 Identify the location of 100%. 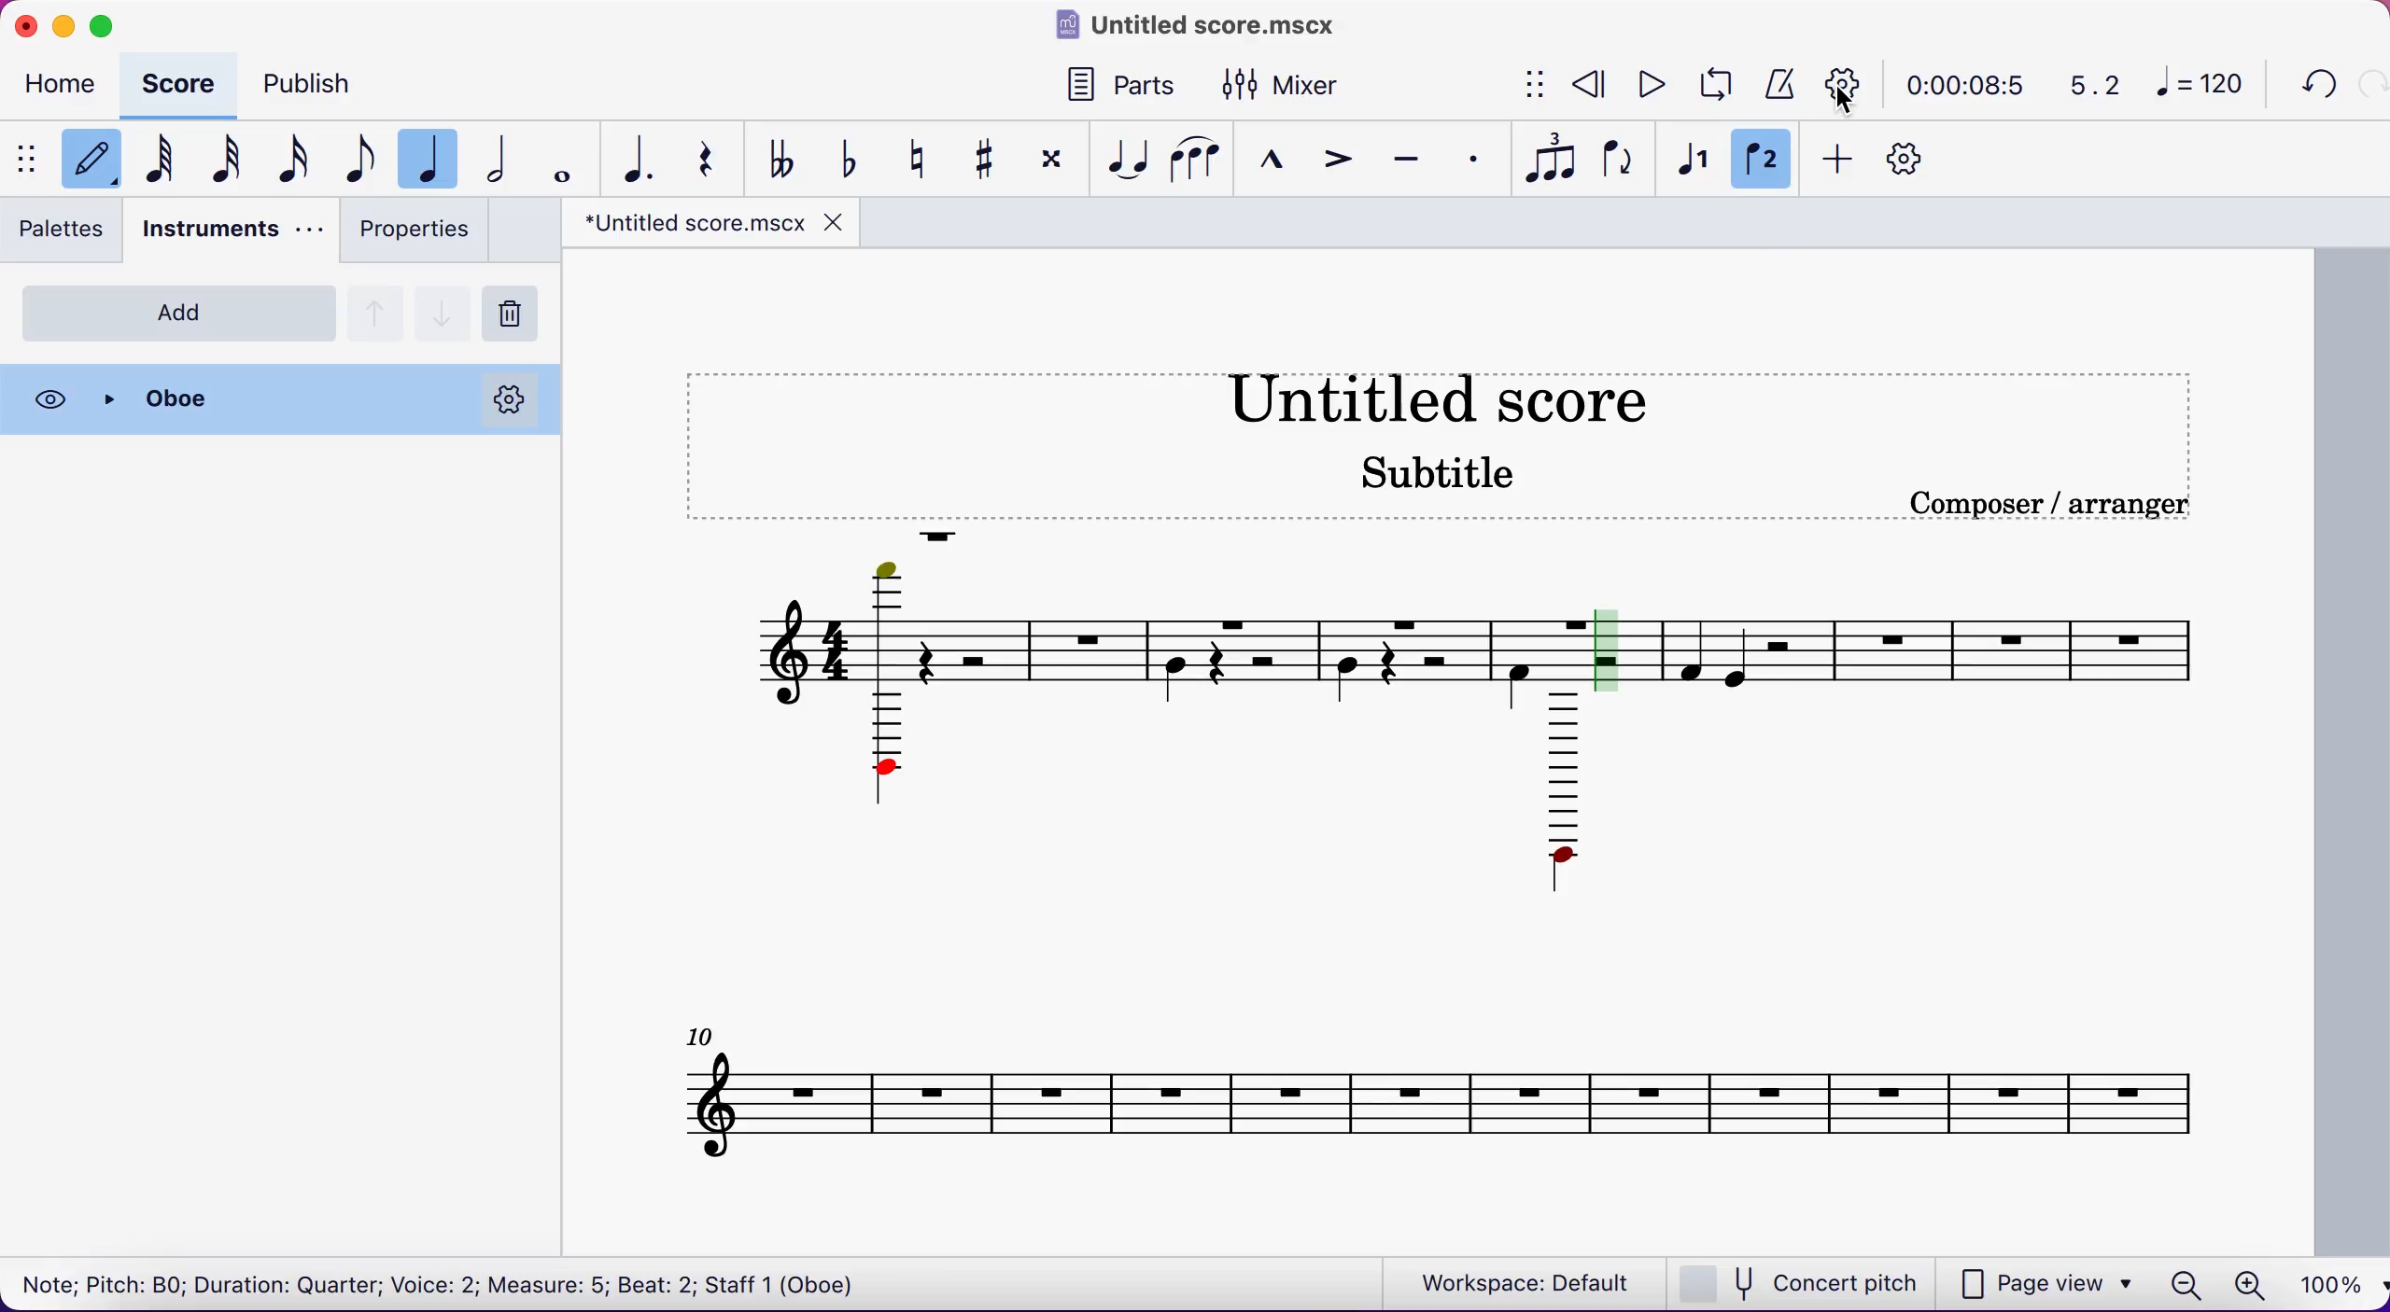
(2326, 1281).